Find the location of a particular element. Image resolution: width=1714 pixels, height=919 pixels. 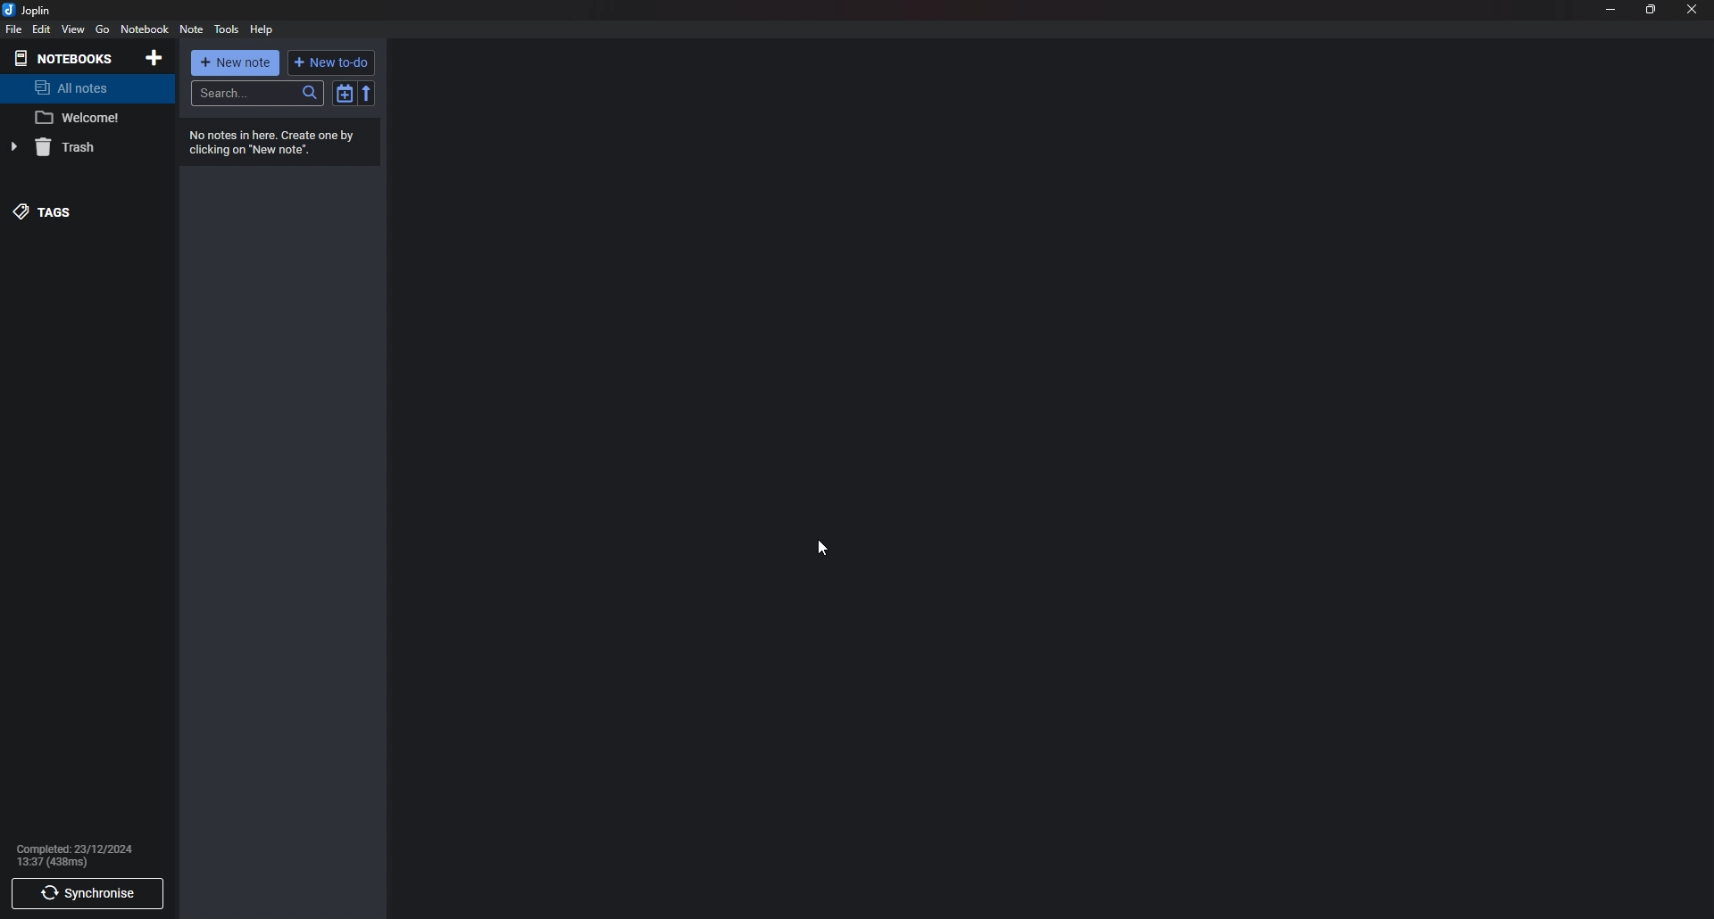

New To do is located at coordinates (332, 62).